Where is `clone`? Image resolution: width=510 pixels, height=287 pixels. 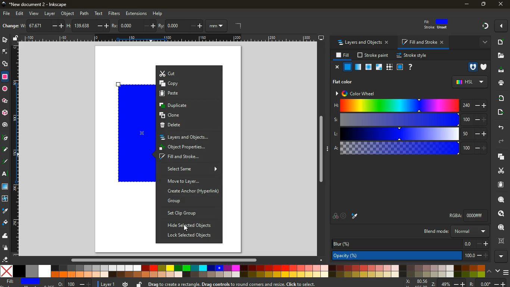 clone is located at coordinates (188, 116).